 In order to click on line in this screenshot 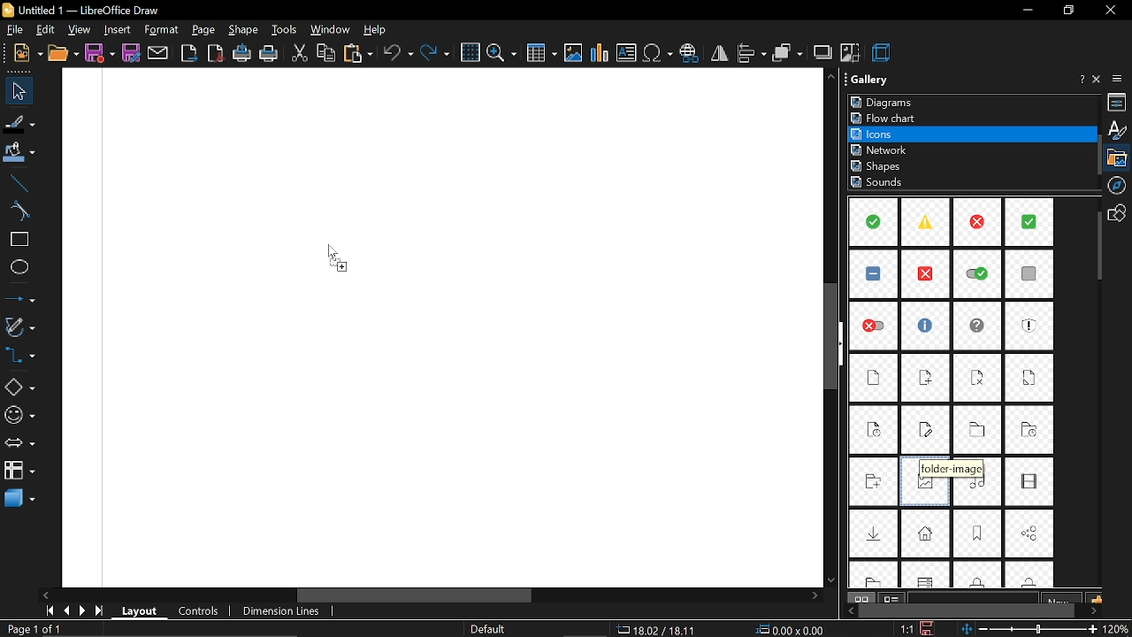, I will do `click(16, 180)`.